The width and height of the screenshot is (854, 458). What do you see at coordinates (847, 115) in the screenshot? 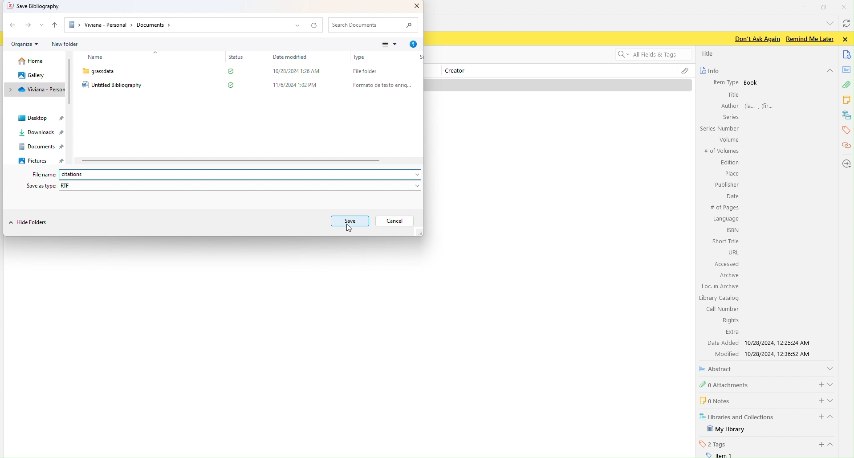
I see `libraries` at bounding box center [847, 115].